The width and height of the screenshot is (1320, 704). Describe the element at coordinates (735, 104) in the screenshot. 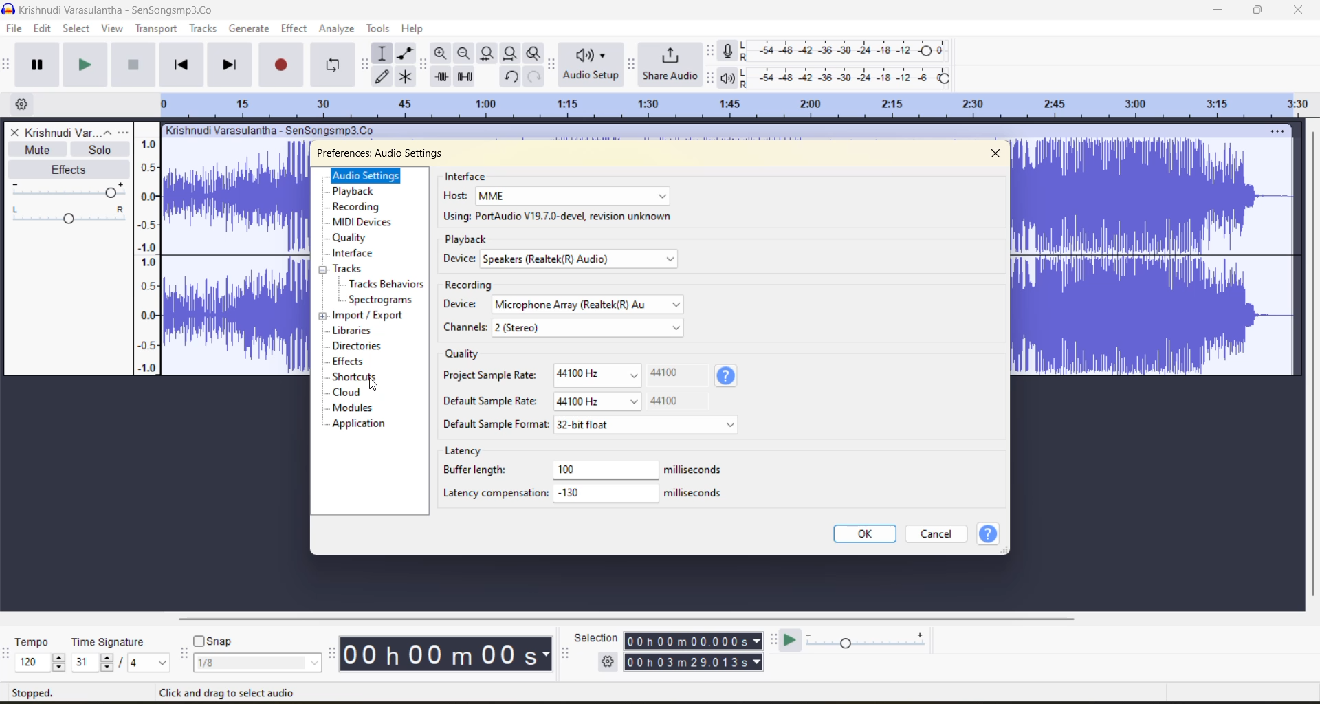

I see `Scale` at that location.